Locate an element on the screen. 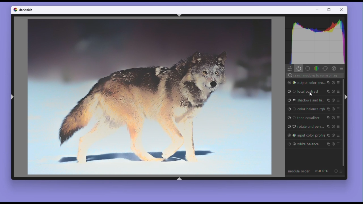 This screenshot has width=363, height=204. Input color profile is located at coordinates (311, 135).